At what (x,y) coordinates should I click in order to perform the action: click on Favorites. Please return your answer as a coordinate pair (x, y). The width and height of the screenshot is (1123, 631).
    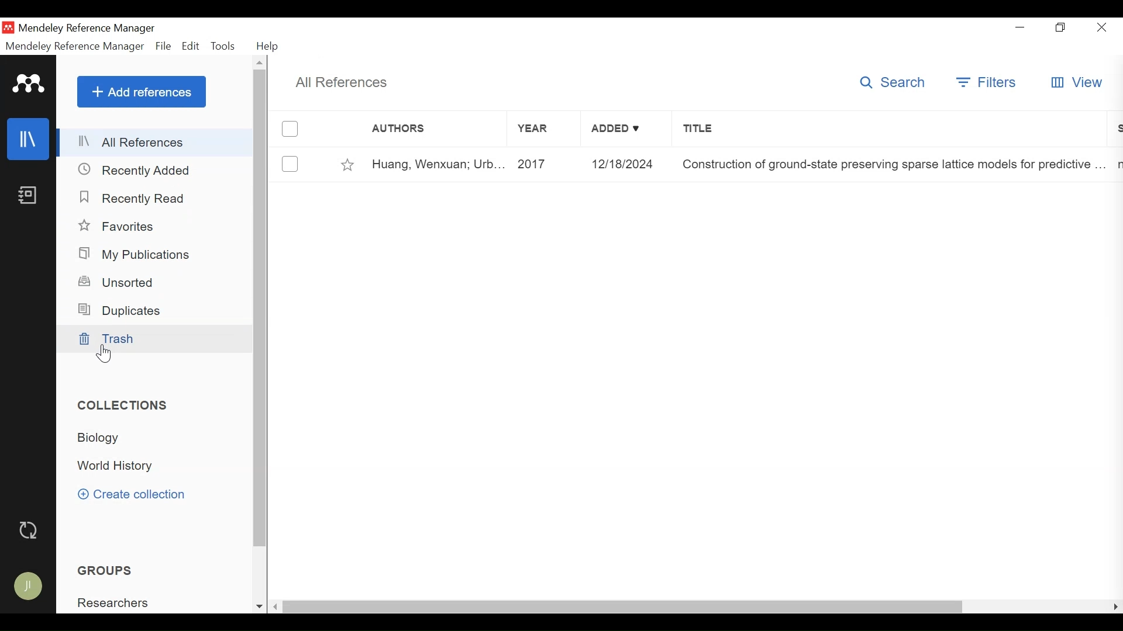
    Looking at the image, I should click on (124, 226).